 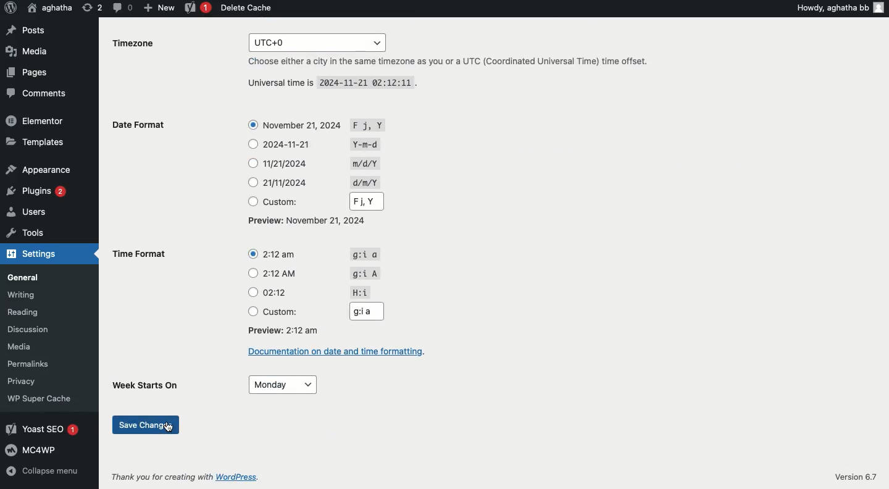 I want to click on Plugins, so click(x=37, y=191).